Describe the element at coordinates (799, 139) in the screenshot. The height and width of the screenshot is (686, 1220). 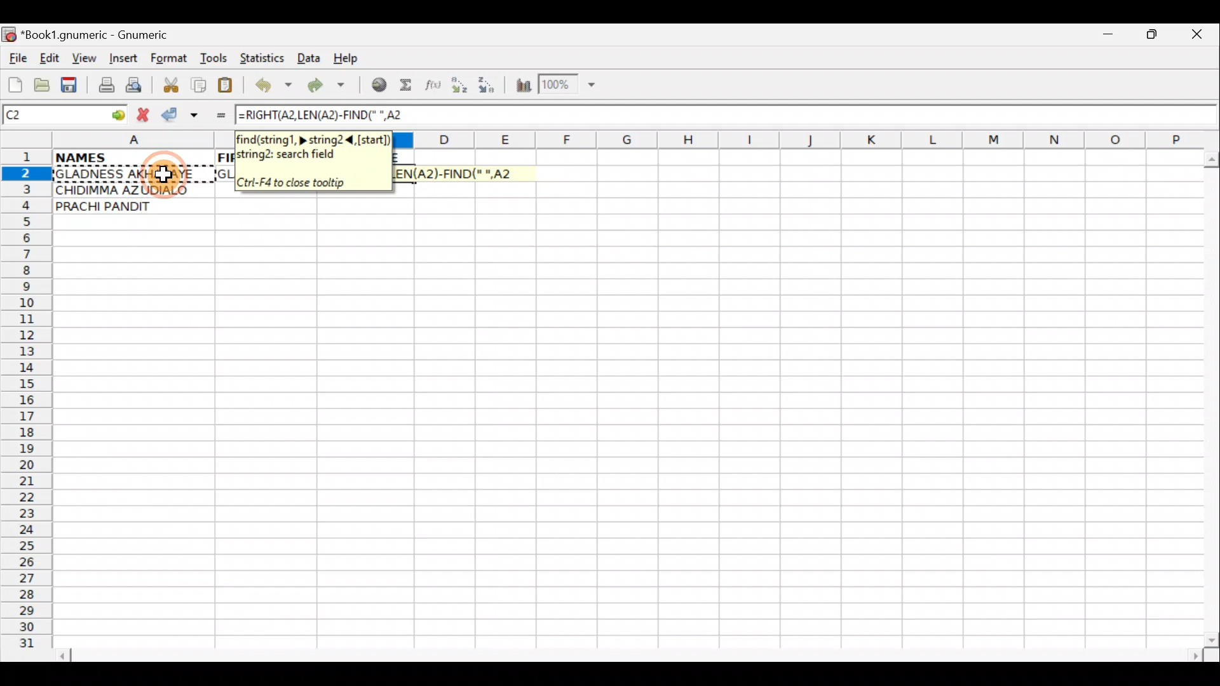
I see `Columns` at that location.